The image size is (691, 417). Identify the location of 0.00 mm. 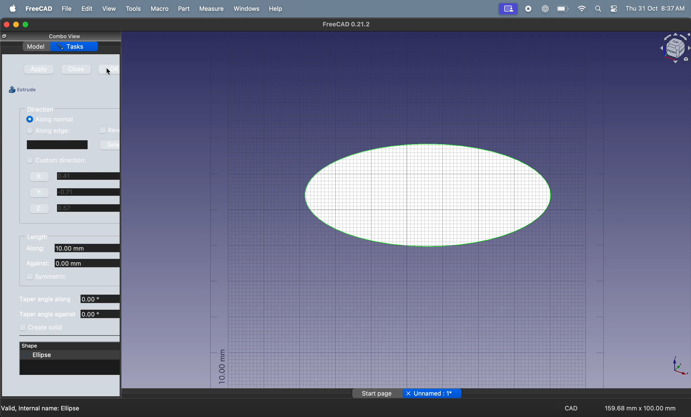
(101, 313).